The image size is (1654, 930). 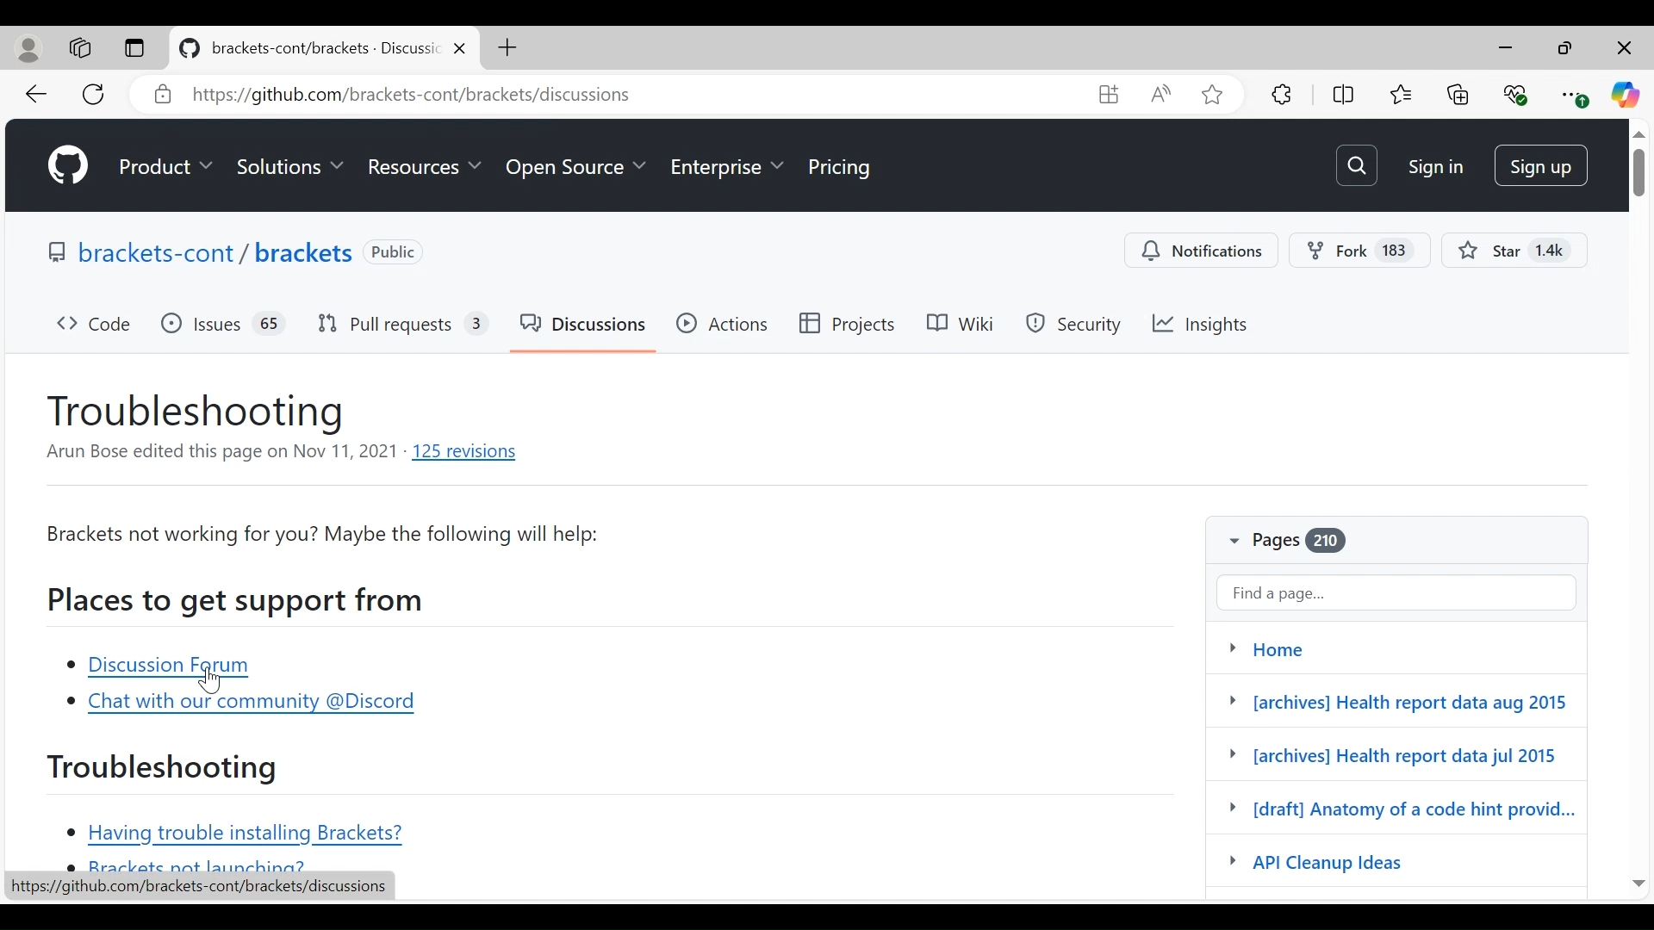 I want to click on Add this page to favorites, so click(x=1214, y=94).